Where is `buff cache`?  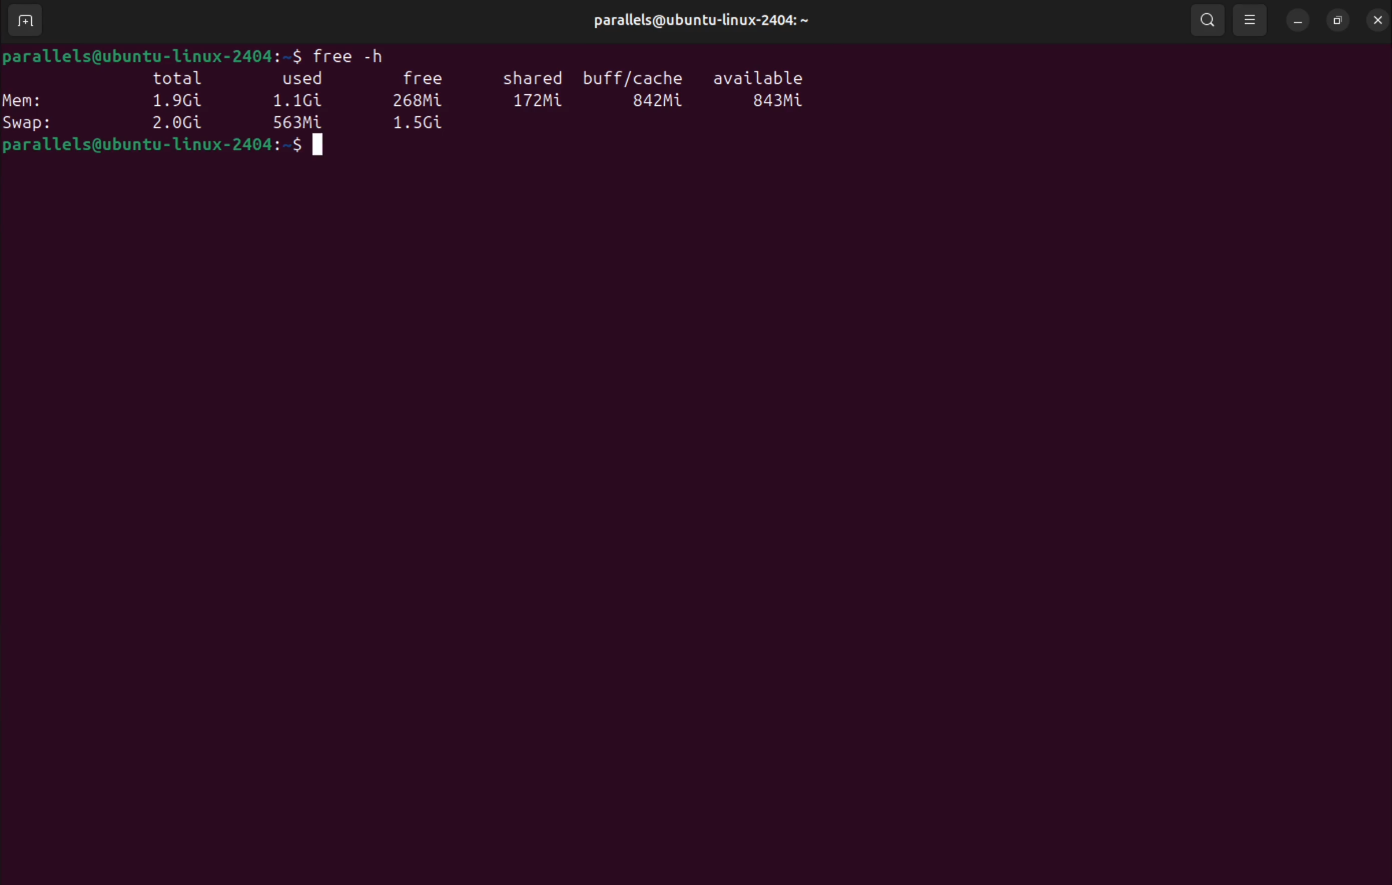 buff cache is located at coordinates (636, 75).